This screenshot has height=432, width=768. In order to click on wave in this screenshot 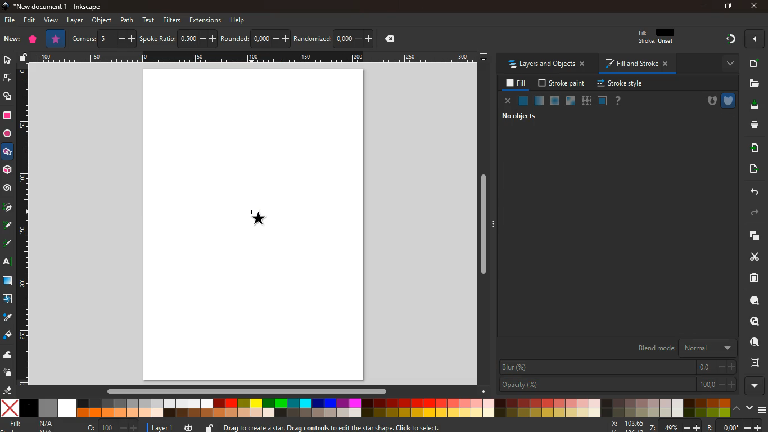, I will do `click(8, 356)`.